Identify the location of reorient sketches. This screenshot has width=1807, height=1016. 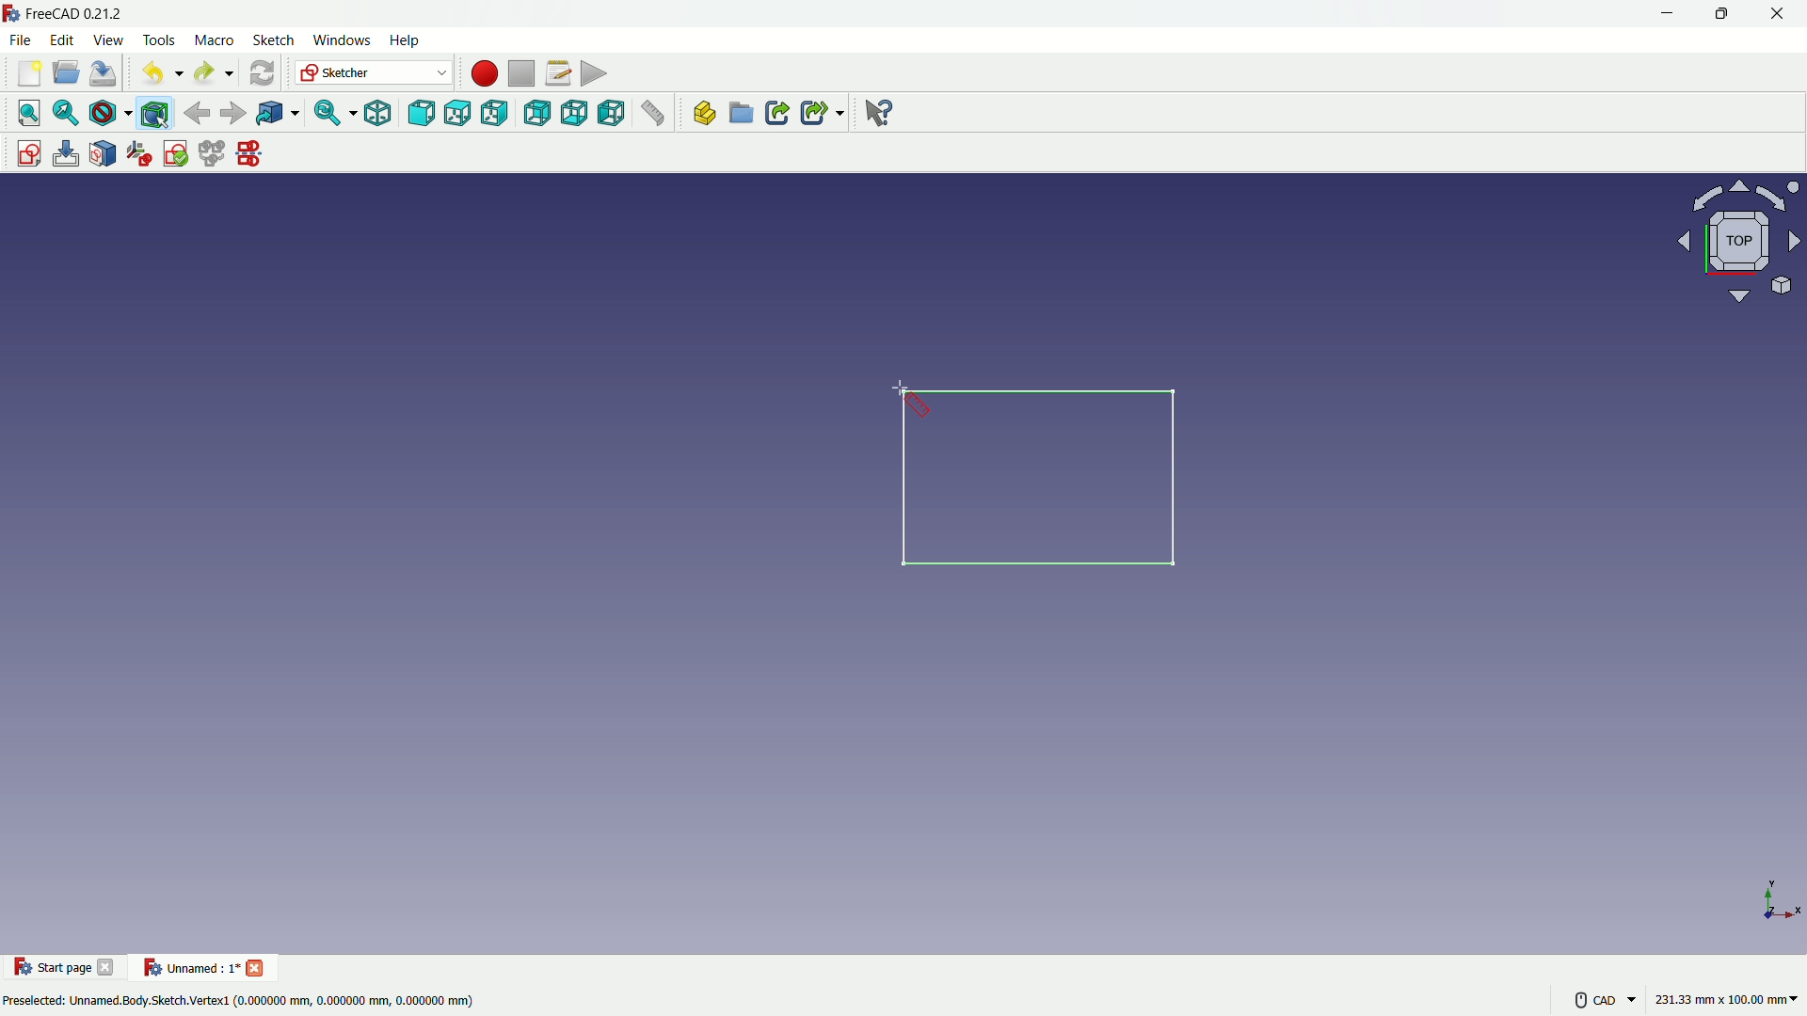
(142, 154).